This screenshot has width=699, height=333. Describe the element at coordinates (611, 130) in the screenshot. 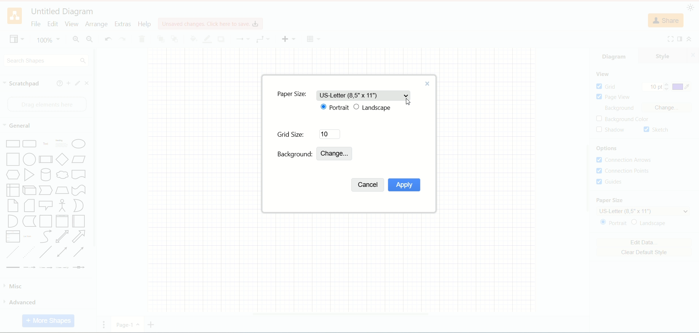

I see `shadow` at that location.